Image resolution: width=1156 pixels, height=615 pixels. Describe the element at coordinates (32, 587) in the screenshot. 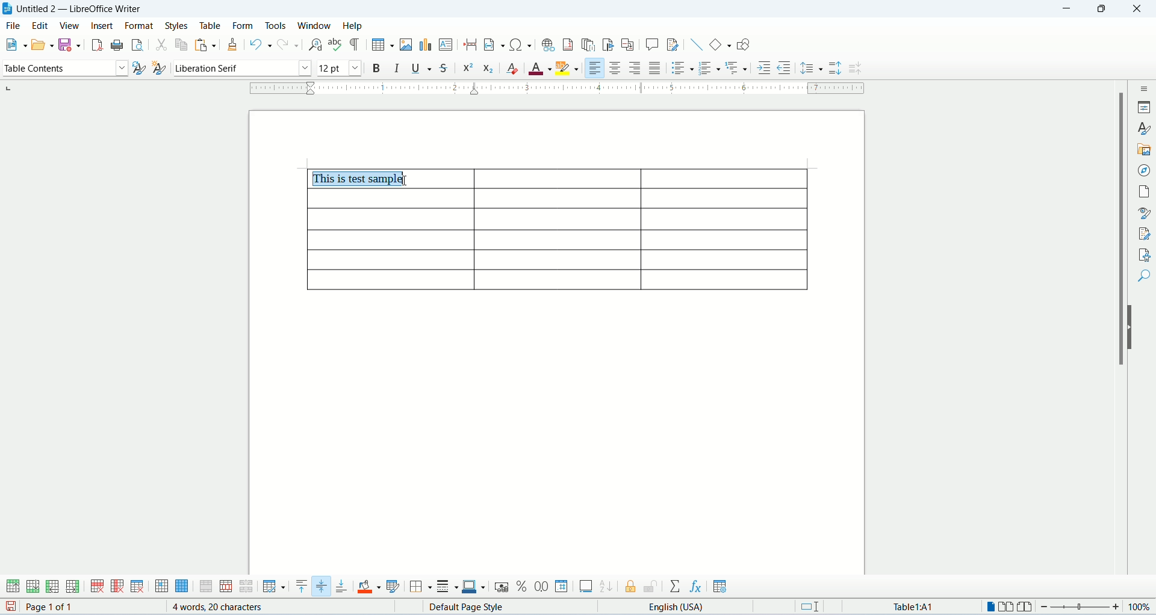

I see `insert rows below` at that location.